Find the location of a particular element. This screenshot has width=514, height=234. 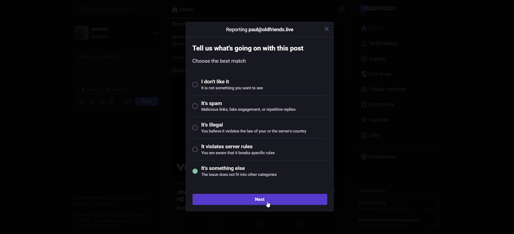

close is located at coordinates (328, 30).